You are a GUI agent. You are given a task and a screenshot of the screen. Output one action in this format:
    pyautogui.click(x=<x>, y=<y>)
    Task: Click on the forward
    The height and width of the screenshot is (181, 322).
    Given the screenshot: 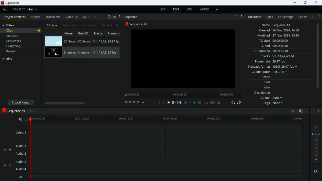 What is the action you would take?
    pyautogui.click(x=173, y=102)
    